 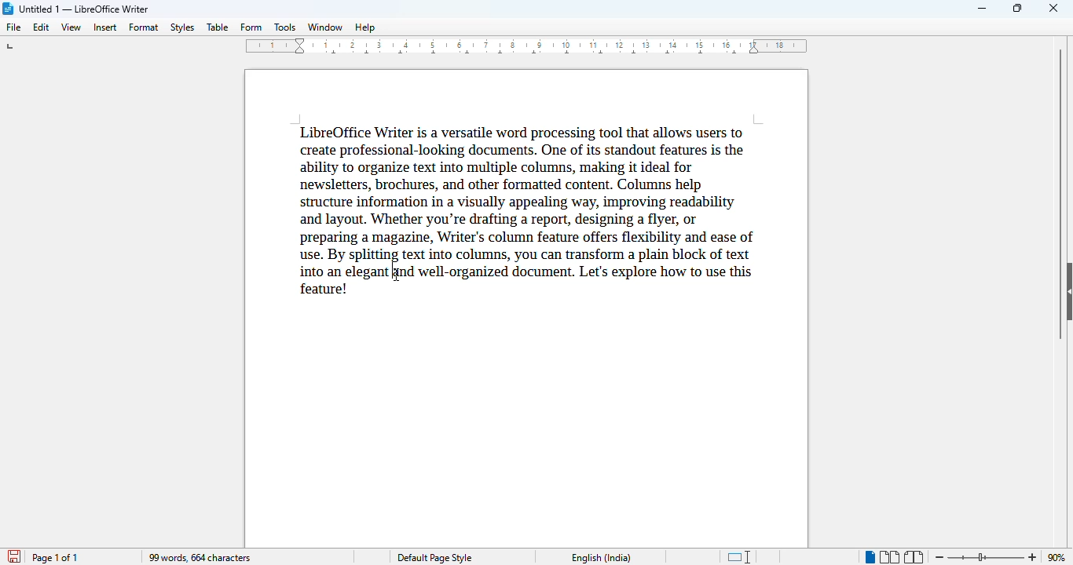 What do you see at coordinates (1060, 556) in the screenshot?
I see `90% (current zoom level)` at bounding box center [1060, 556].